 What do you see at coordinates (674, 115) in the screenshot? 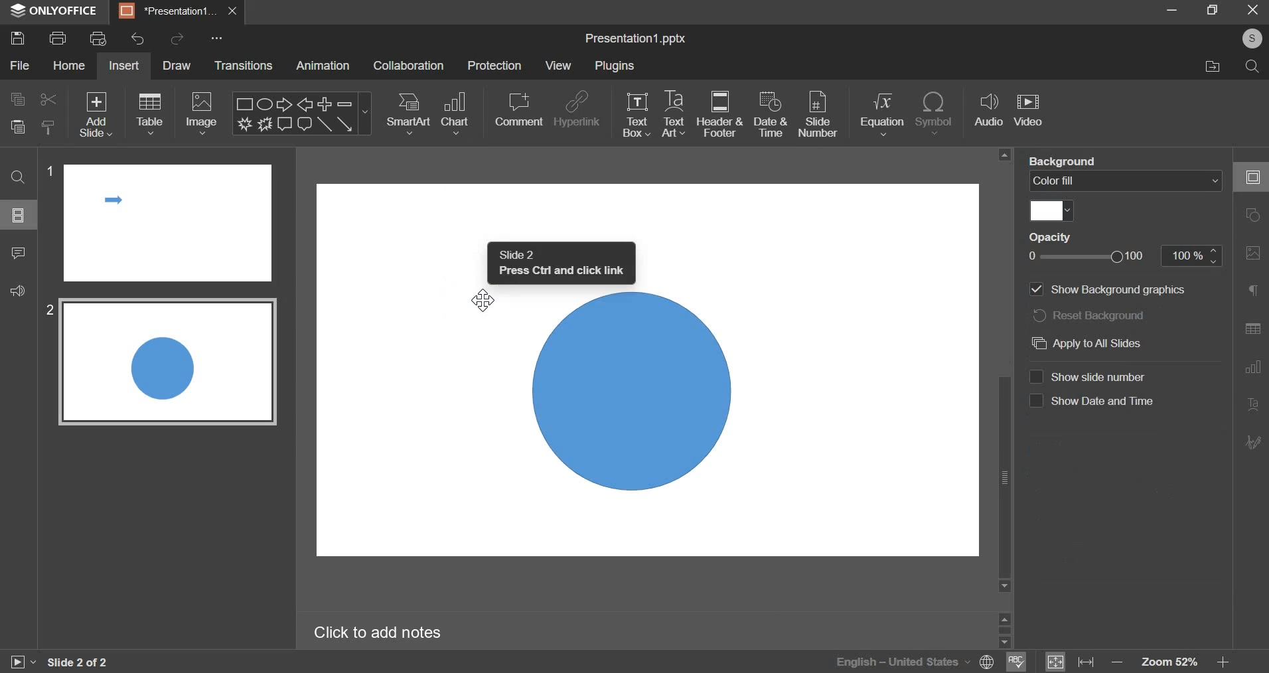
I see `text art` at bounding box center [674, 115].